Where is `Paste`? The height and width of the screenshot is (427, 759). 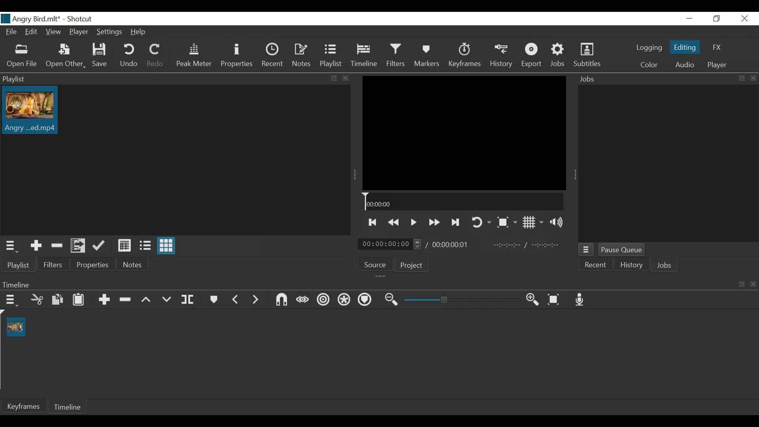
Paste is located at coordinates (79, 299).